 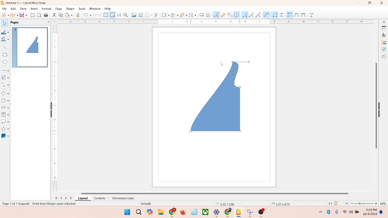 I want to click on ellipse, so click(x=5, y=62).